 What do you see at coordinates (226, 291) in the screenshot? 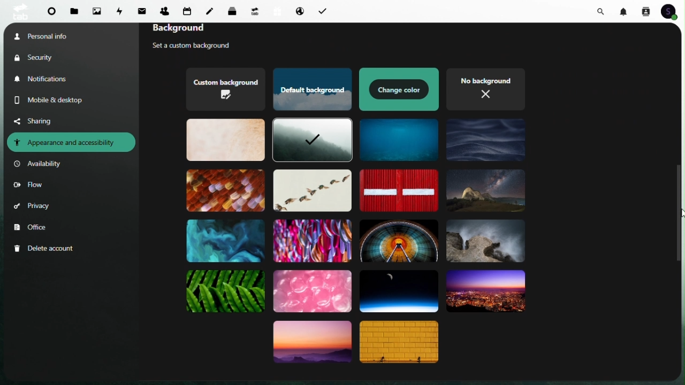
I see `Themes` at bounding box center [226, 291].